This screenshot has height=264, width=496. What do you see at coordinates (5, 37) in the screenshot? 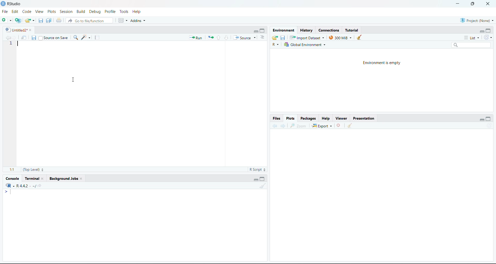
I see `go back to the previous source location` at bounding box center [5, 37].